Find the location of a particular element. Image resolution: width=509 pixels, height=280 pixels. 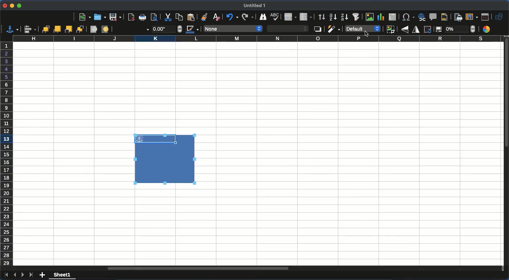

column is located at coordinates (256, 39).